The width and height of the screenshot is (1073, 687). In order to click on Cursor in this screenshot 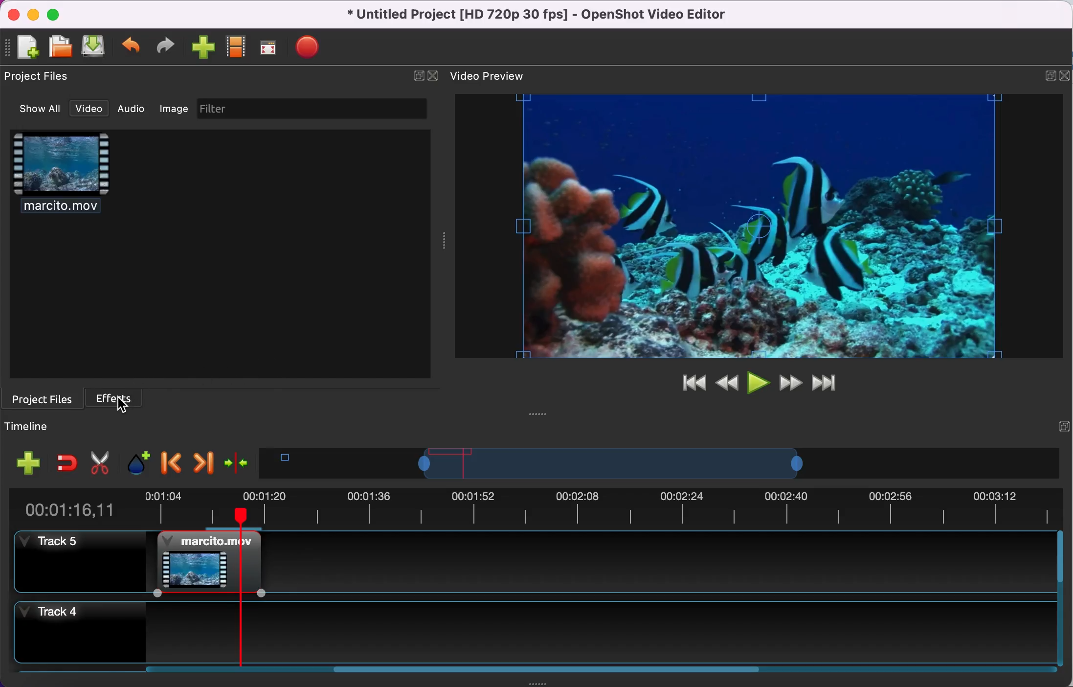, I will do `click(123, 405)`.